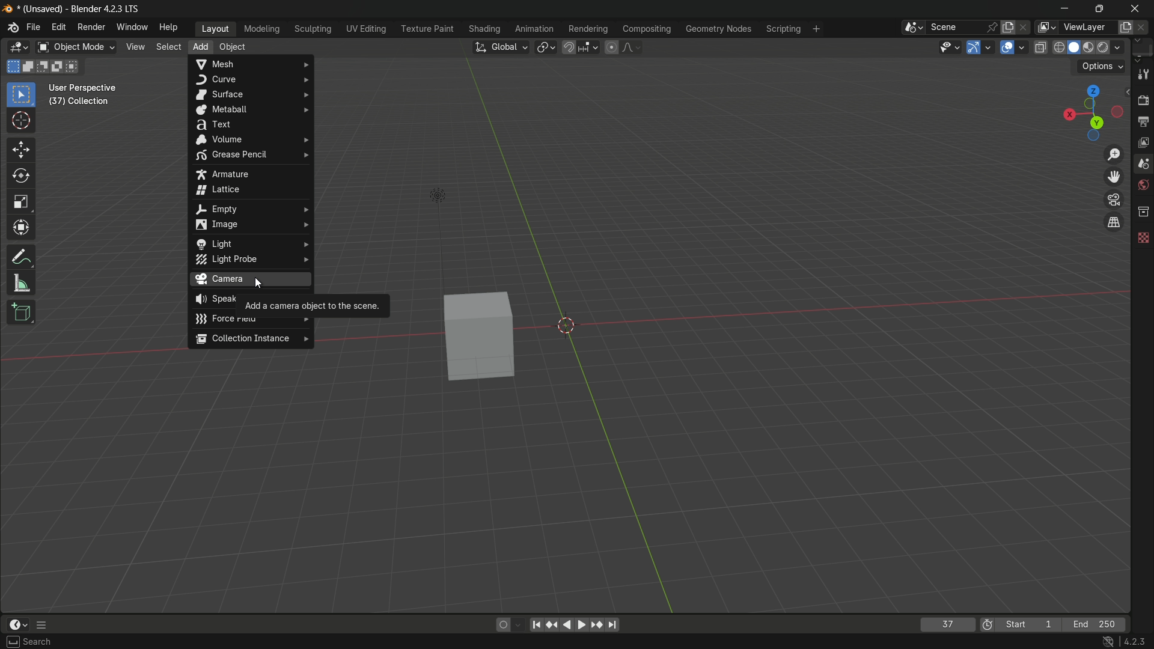 The width and height of the screenshot is (1154, 649). What do you see at coordinates (582, 47) in the screenshot?
I see `snap` at bounding box center [582, 47].